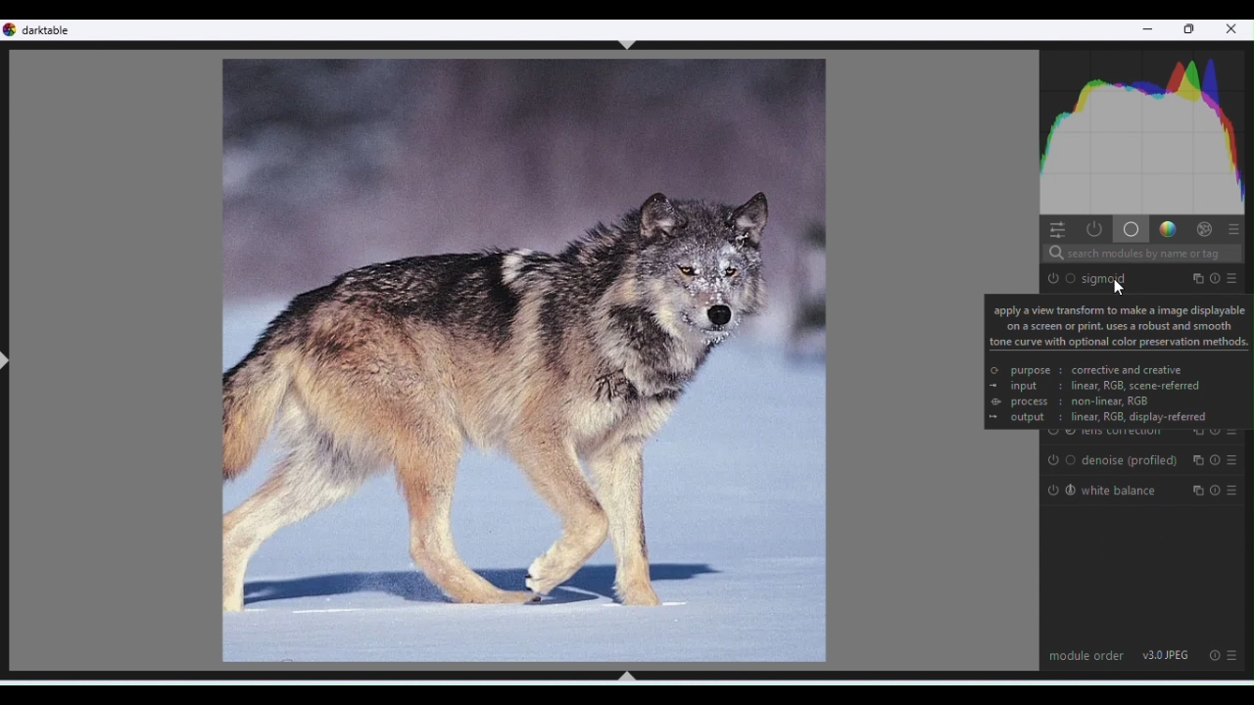 The image size is (1254, 705). Describe the element at coordinates (1110, 418) in the screenshot. I see `output : linear, RGB, display-referred` at that location.